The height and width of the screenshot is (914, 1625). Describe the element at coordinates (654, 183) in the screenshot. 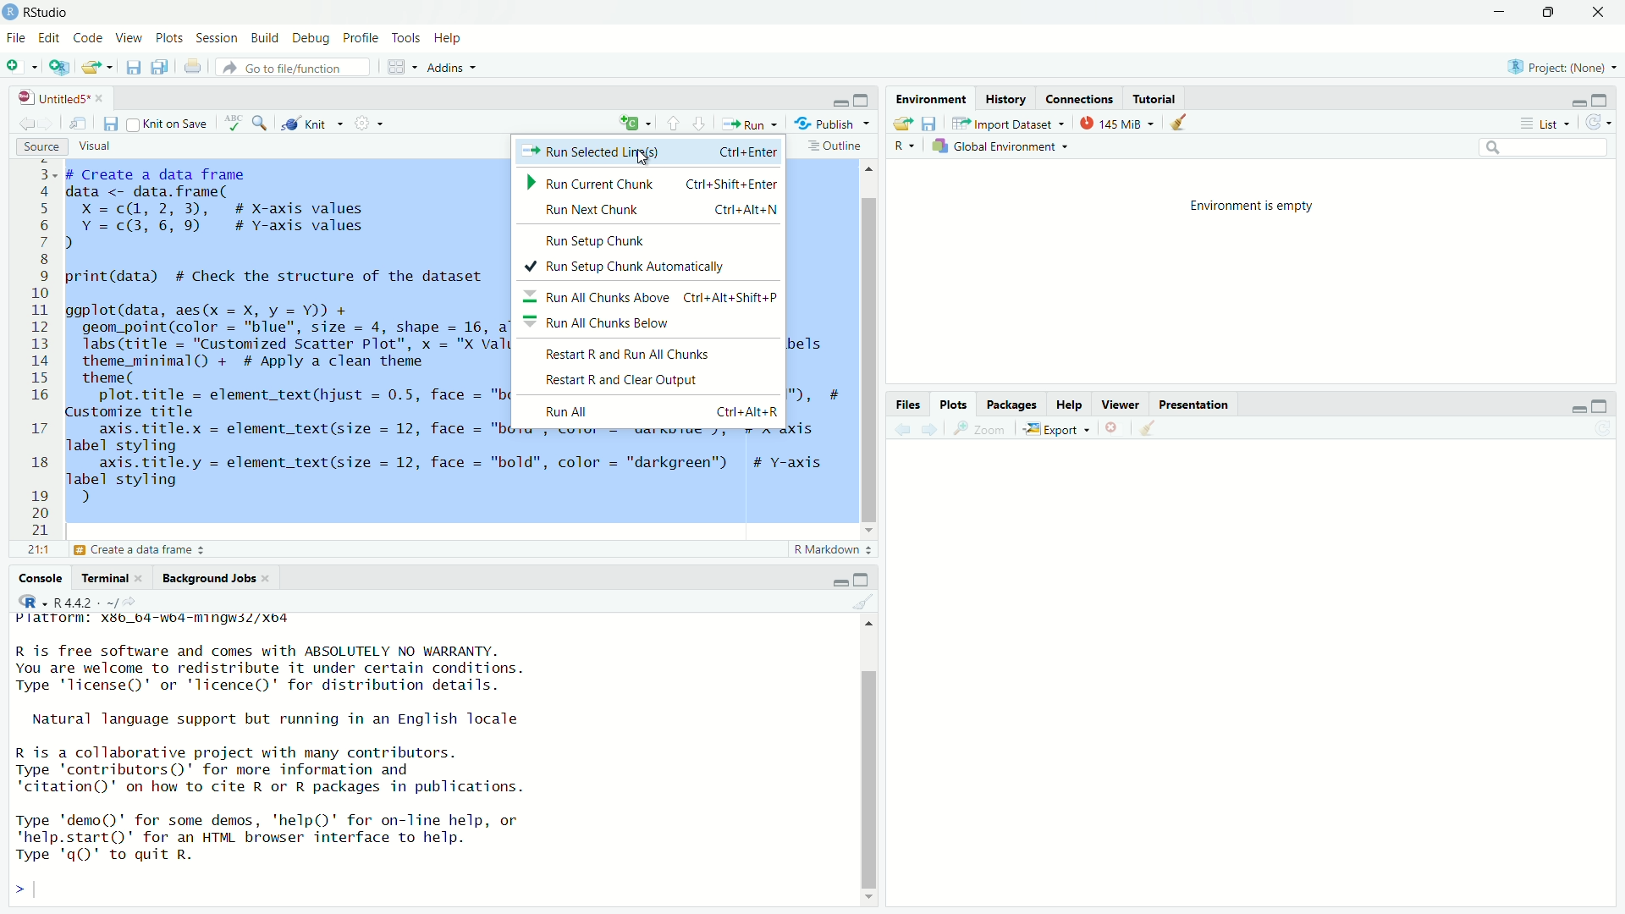

I see `Run Current chunk` at that location.